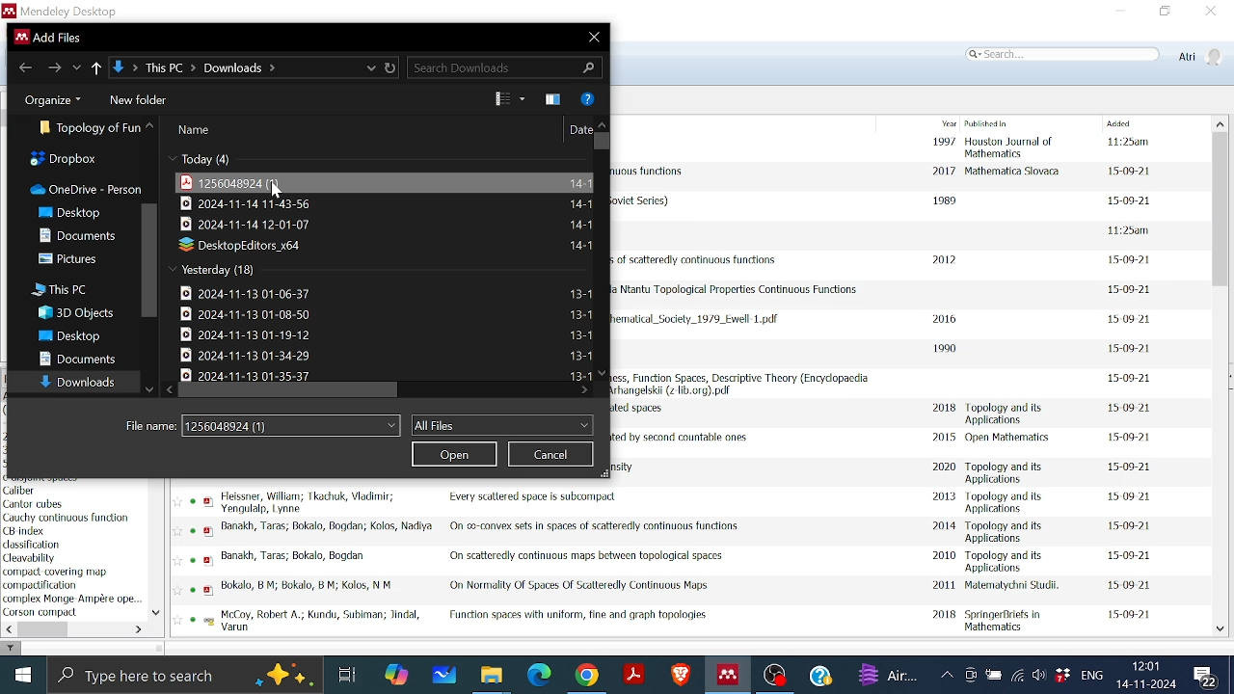  I want to click on File, so click(245, 316).